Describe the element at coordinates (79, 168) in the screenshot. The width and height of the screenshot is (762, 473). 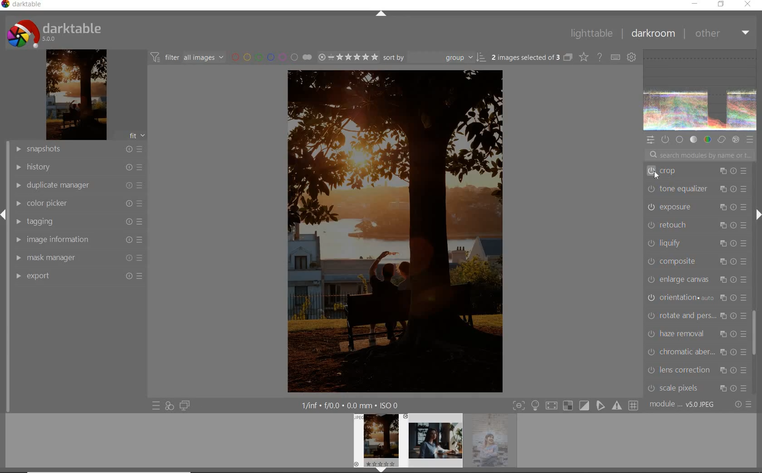
I see `history` at that location.